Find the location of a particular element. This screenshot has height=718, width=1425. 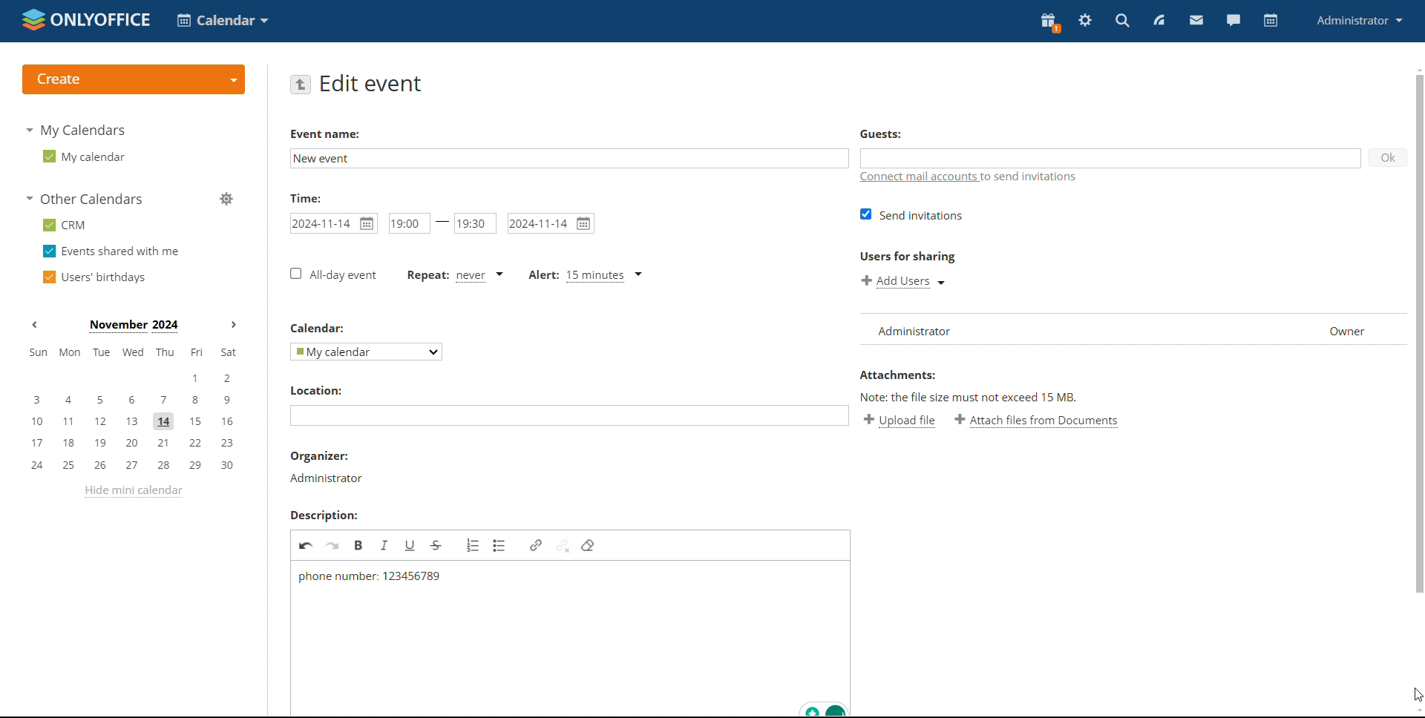

unlink is located at coordinates (563, 545).